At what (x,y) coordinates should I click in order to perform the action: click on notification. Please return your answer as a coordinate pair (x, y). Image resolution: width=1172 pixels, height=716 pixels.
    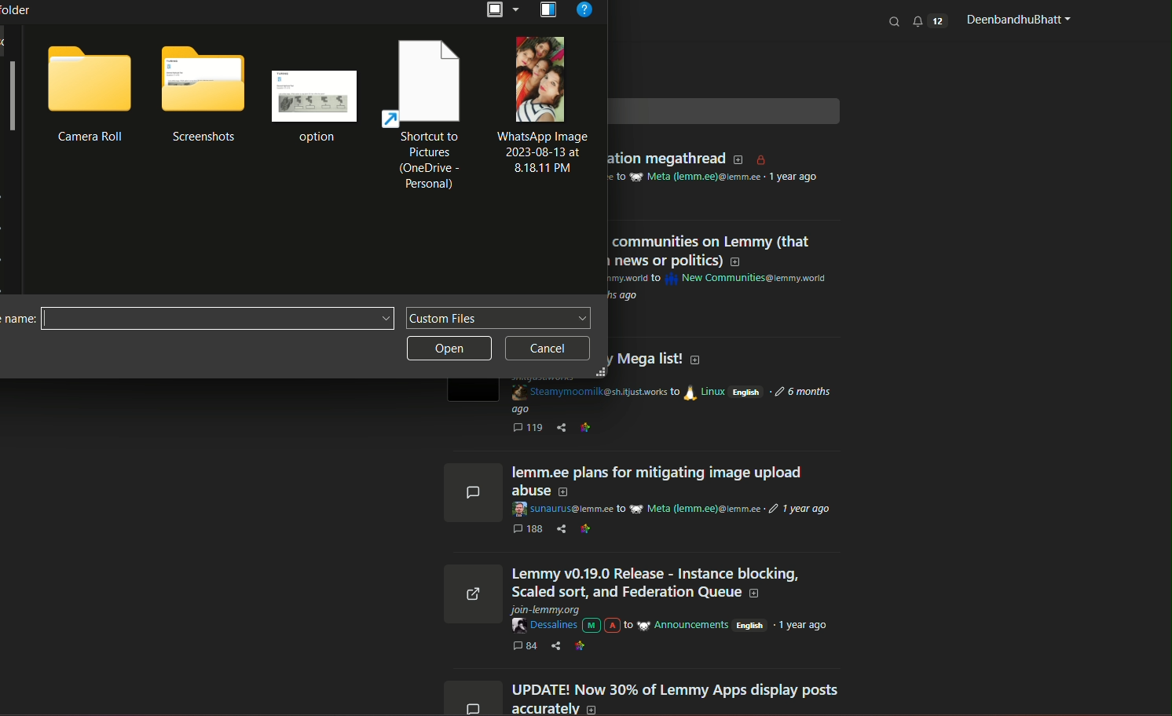
    Looking at the image, I should click on (929, 20).